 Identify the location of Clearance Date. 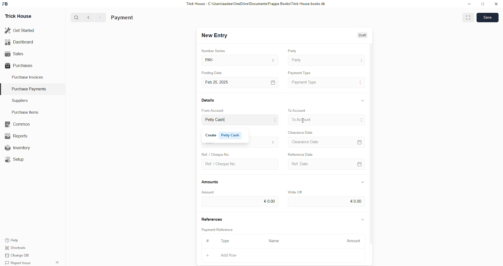
(302, 132).